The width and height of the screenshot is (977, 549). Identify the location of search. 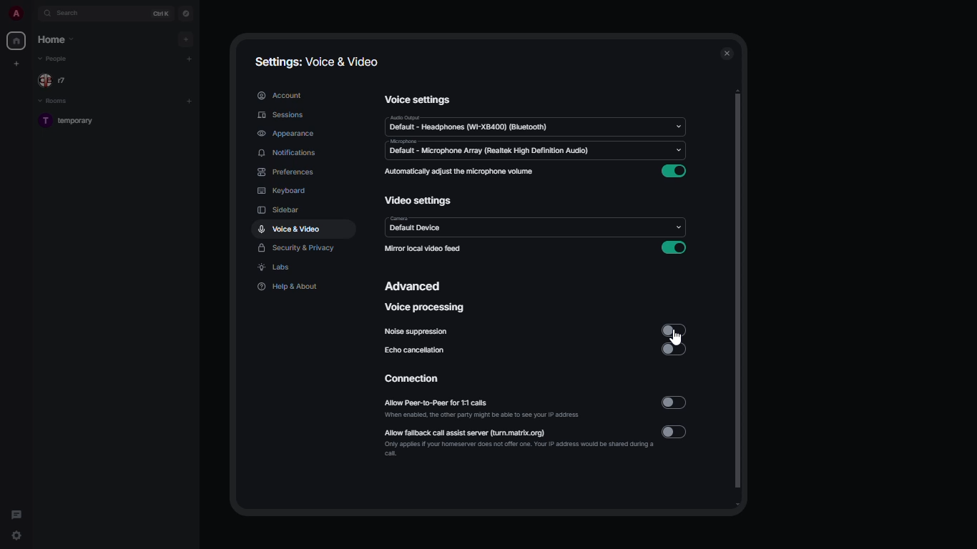
(70, 14).